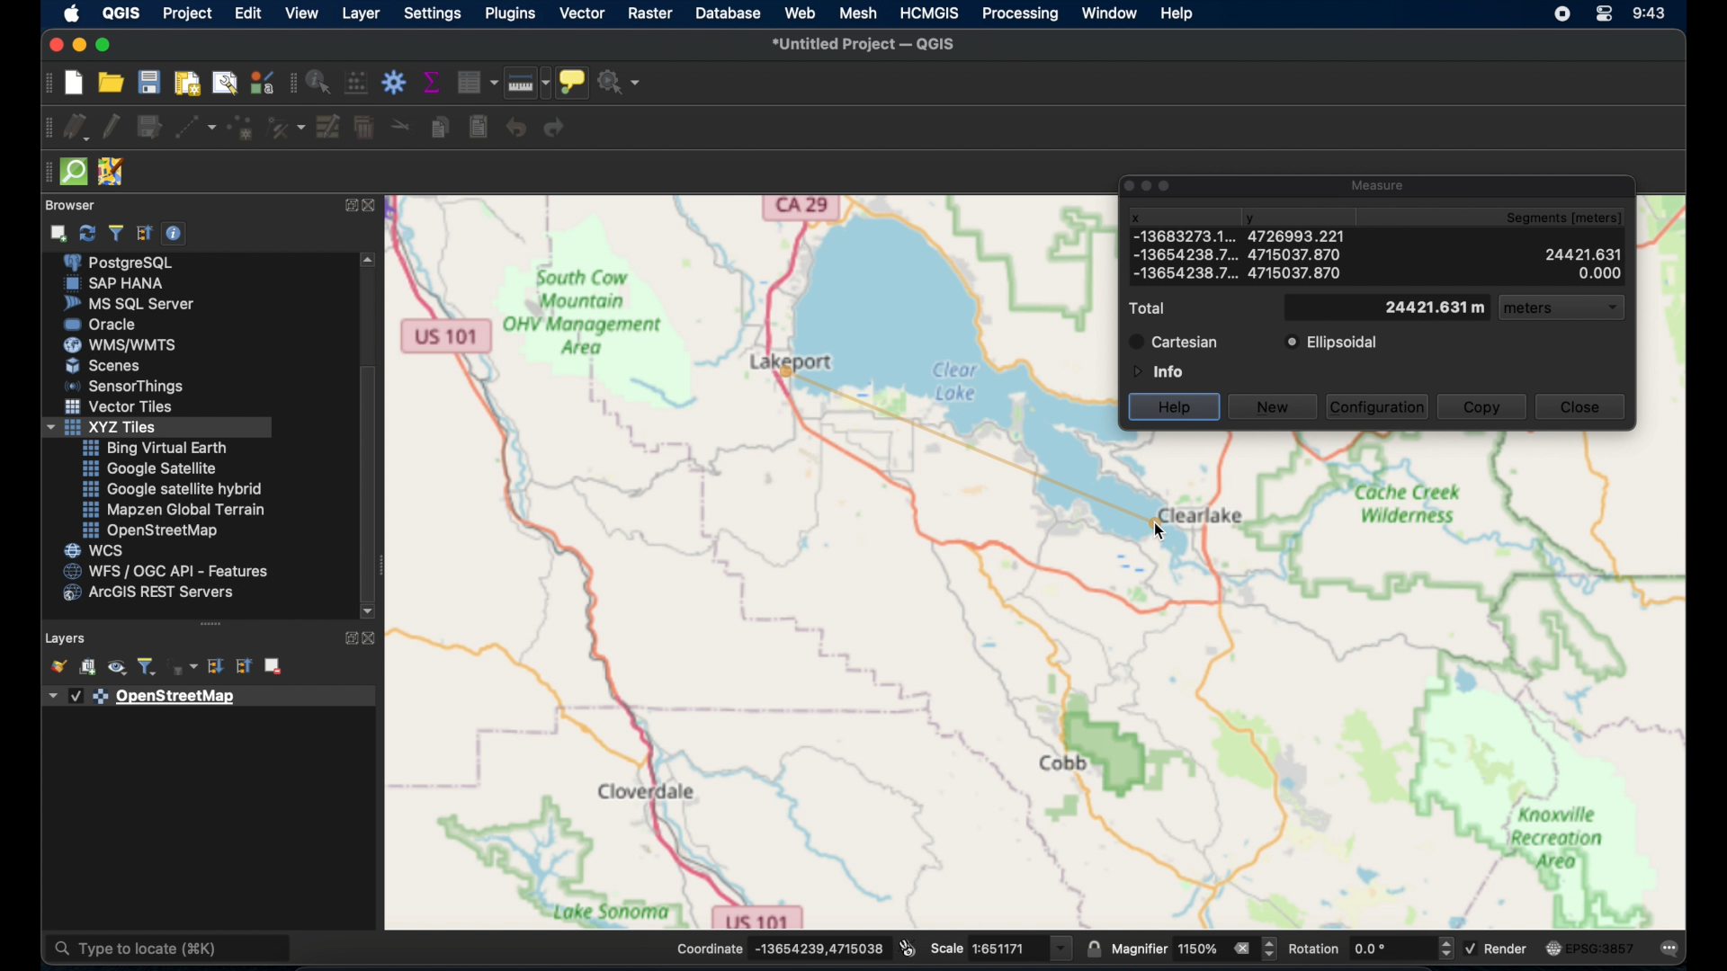  Describe the element at coordinates (75, 171) in the screenshot. I see `quicksom` at that location.